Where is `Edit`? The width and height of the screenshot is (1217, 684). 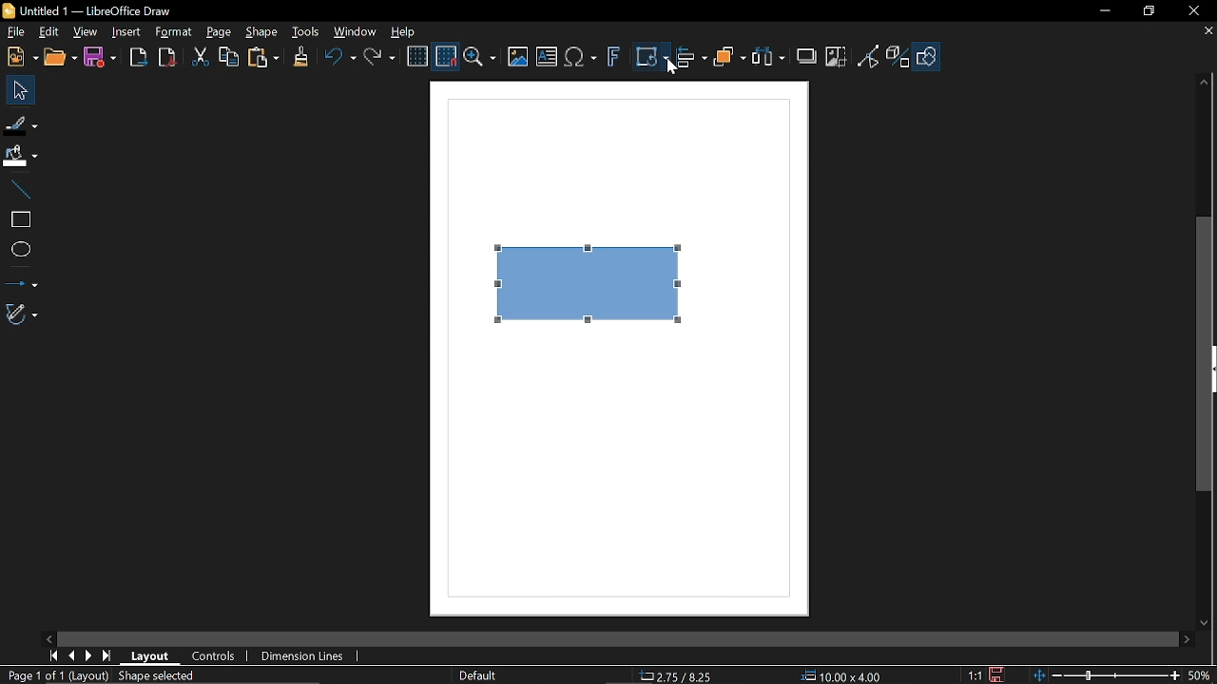 Edit is located at coordinates (48, 32).